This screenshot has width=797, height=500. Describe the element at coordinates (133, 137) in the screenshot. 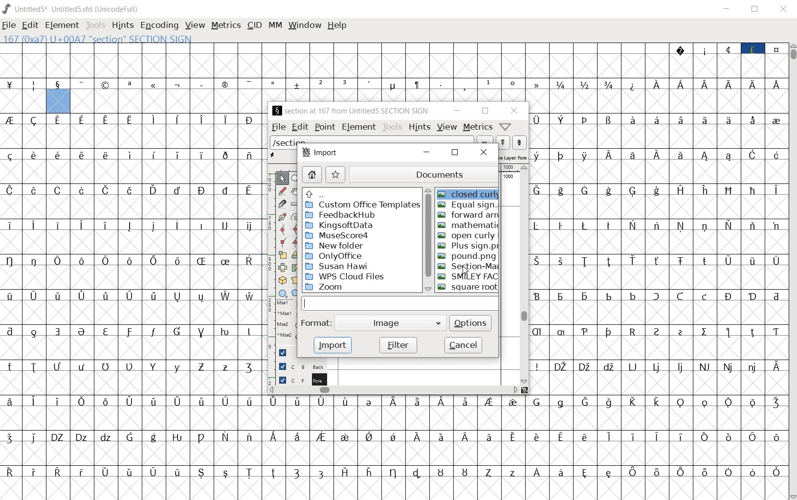

I see `empty cells` at that location.